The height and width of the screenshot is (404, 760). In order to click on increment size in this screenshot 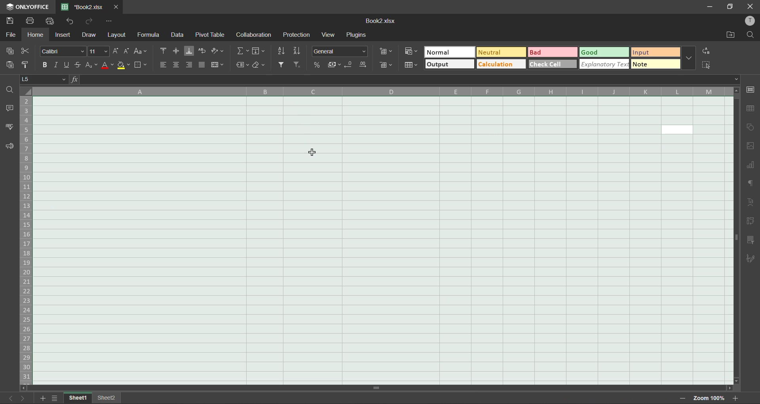, I will do `click(116, 51)`.